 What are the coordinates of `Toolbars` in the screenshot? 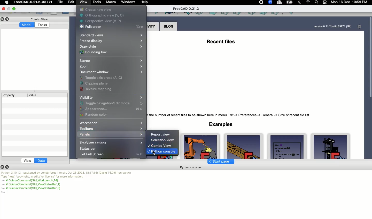 It's located at (111, 129).